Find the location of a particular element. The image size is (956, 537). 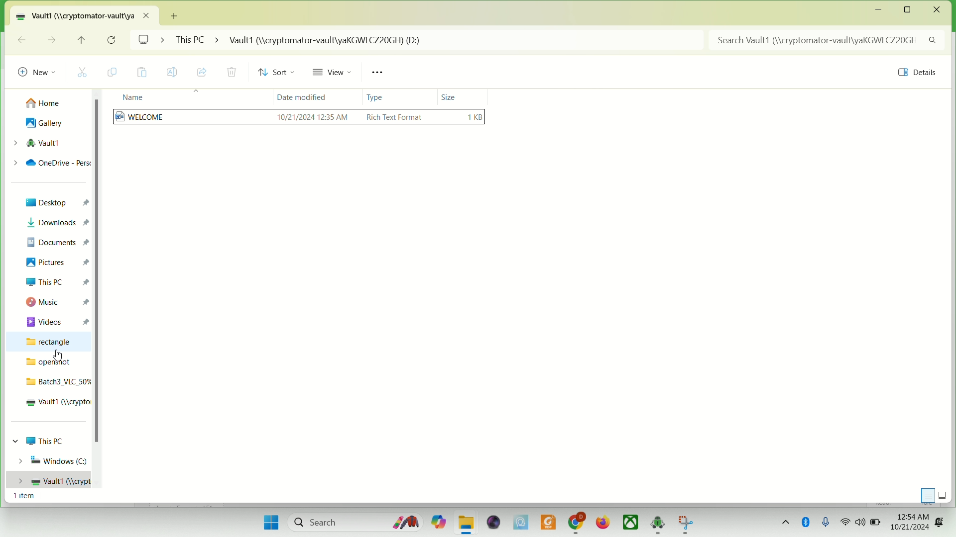

Add is located at coordinates (179, 12).